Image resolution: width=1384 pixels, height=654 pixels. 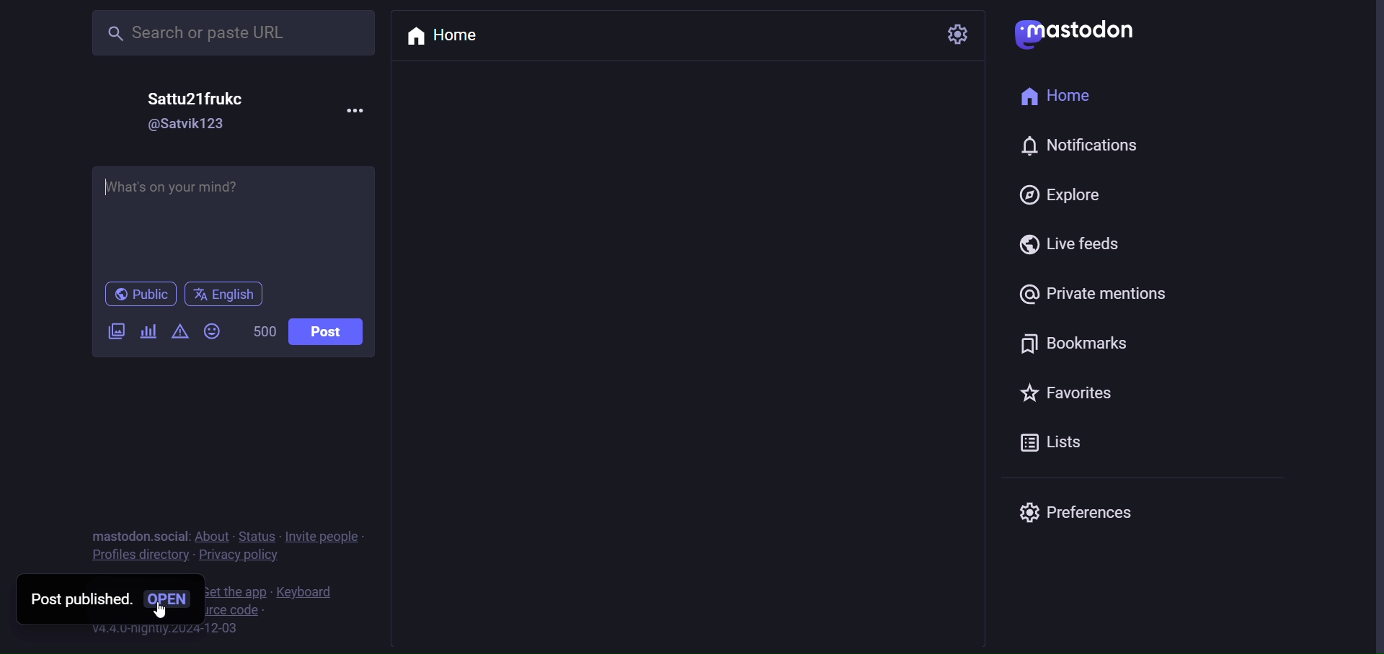 I want to click on id, so click(x=188, y=127).